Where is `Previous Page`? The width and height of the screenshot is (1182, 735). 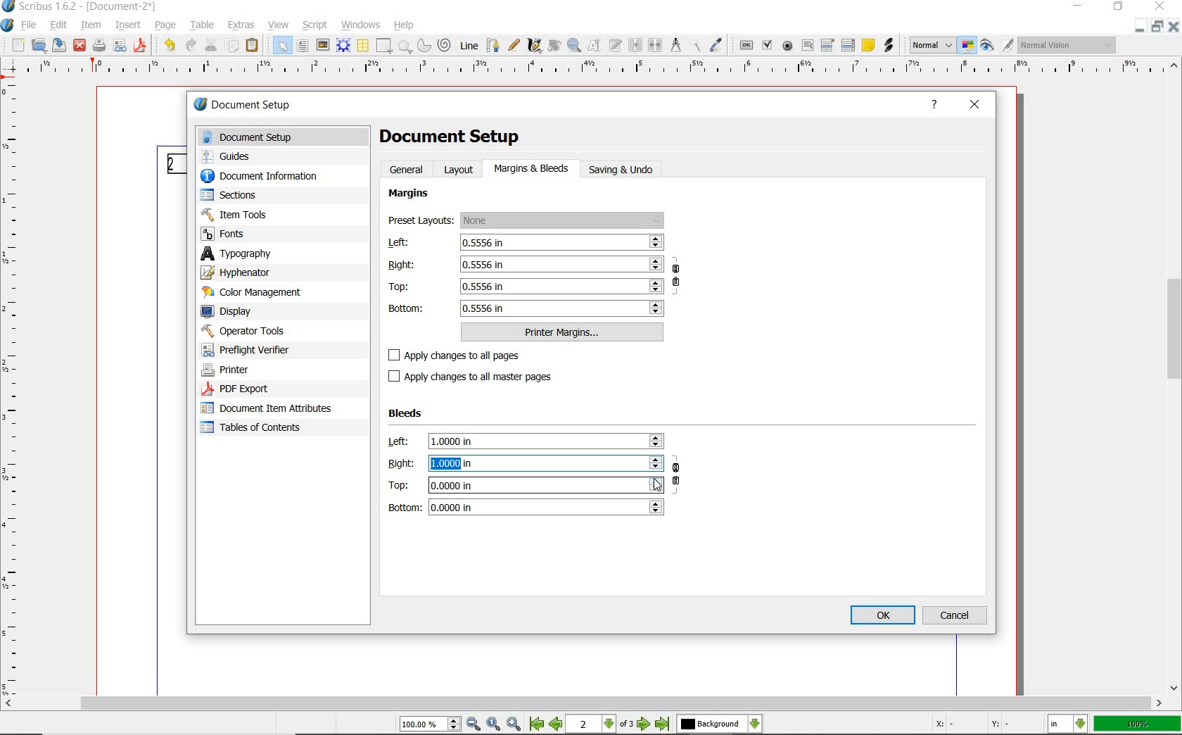
Previous Page is located at coordinates (557, 726).